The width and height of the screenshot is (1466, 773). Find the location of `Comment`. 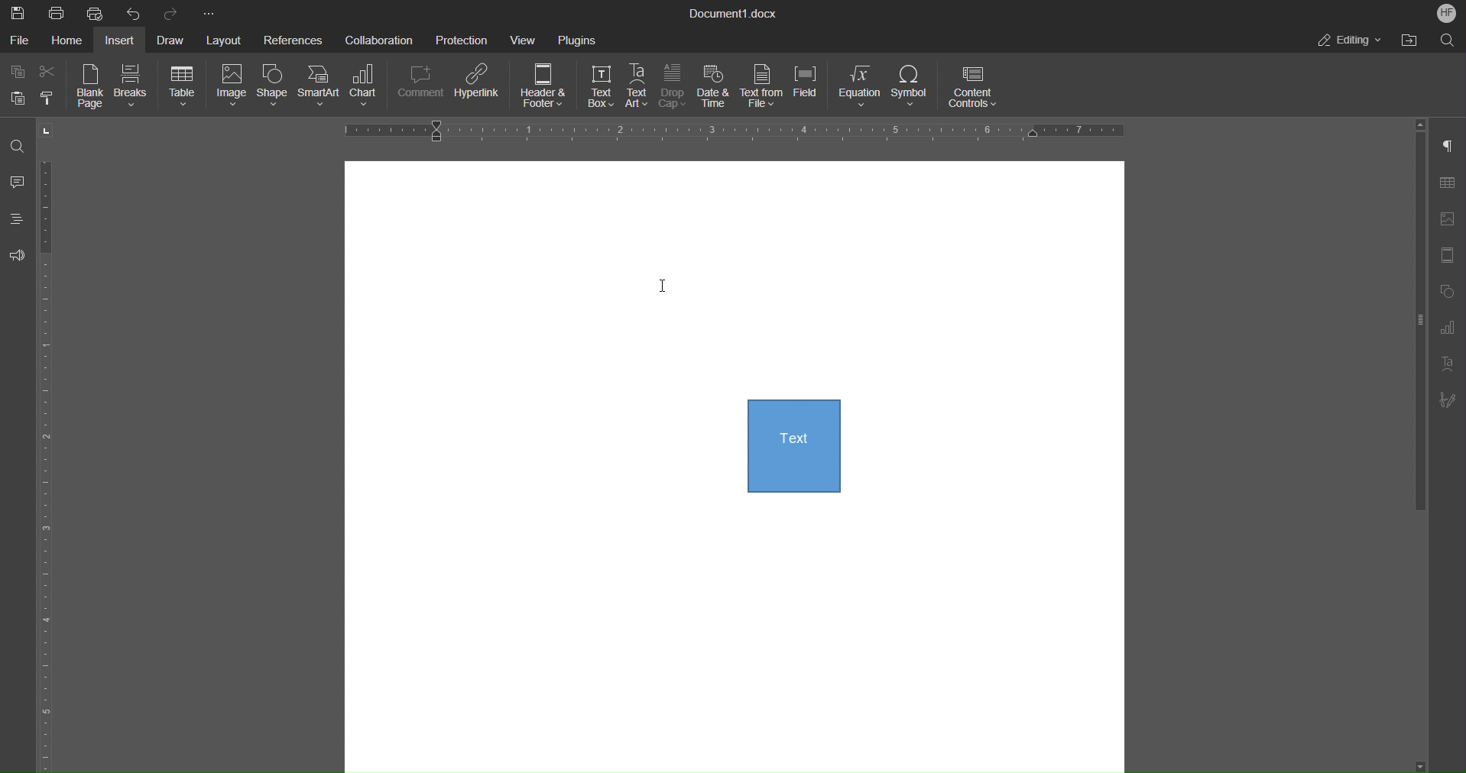

Comment is located at coordinates (422, 88).